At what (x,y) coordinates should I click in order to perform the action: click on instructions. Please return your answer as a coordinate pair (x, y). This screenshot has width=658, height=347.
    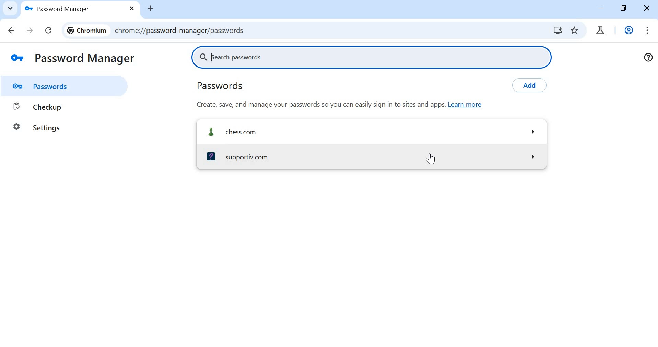
    Looking at the image, I should click on (346, 104).